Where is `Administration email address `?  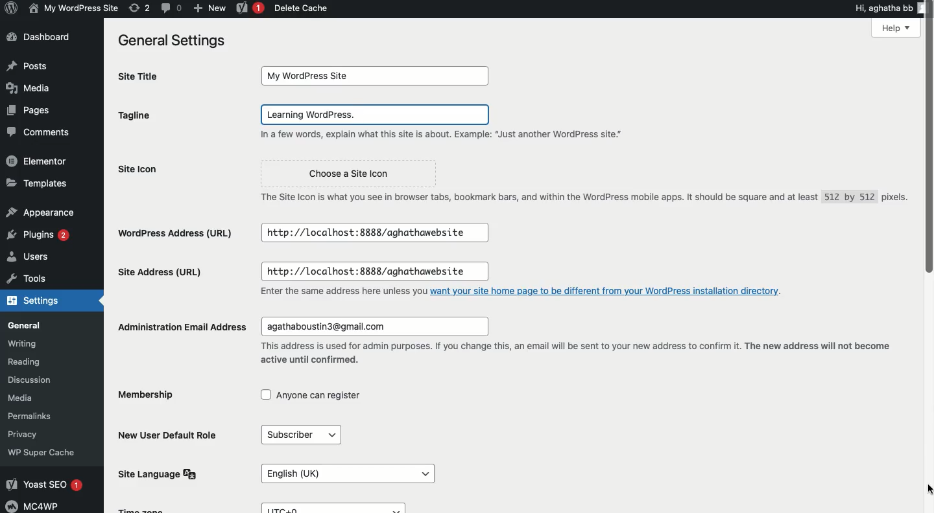 Administration email address  is located at coordinates (176, 326).